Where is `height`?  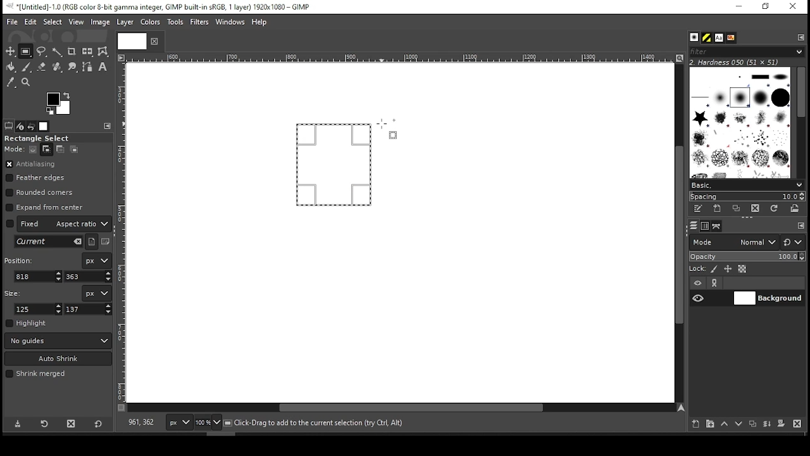
height is located at coordinates (89, 309).